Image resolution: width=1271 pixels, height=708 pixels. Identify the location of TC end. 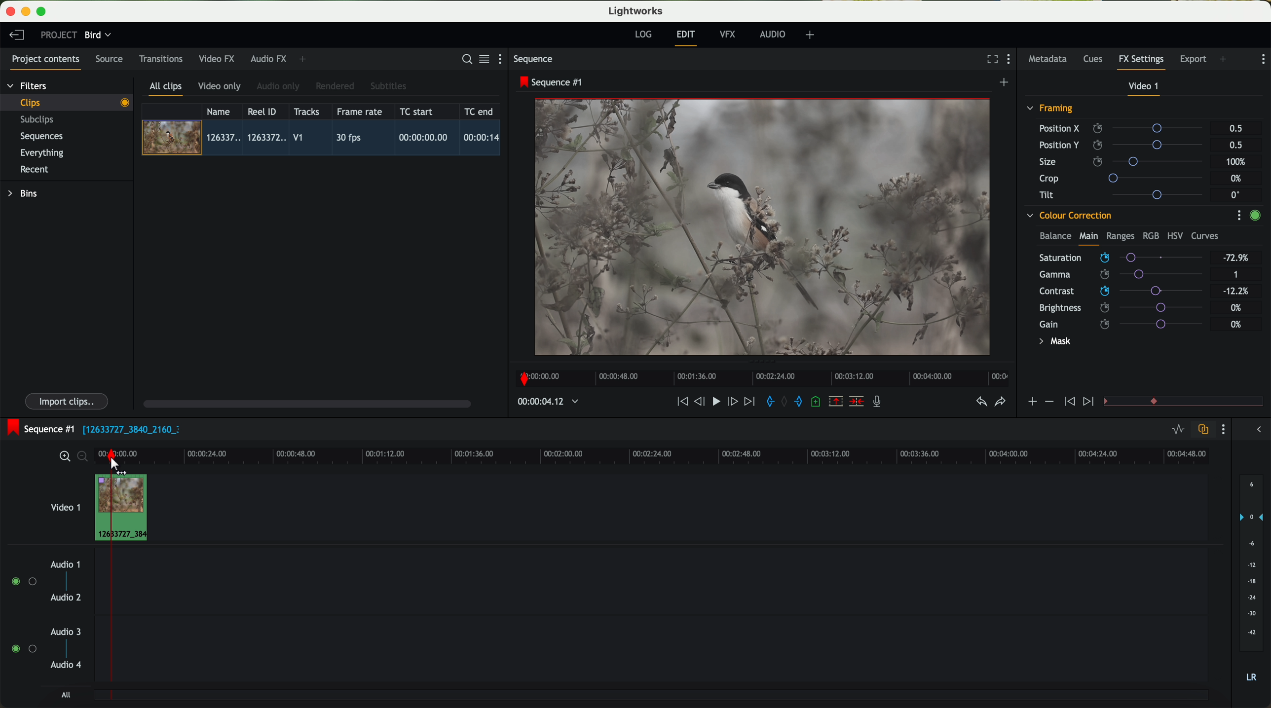
(480, 111).